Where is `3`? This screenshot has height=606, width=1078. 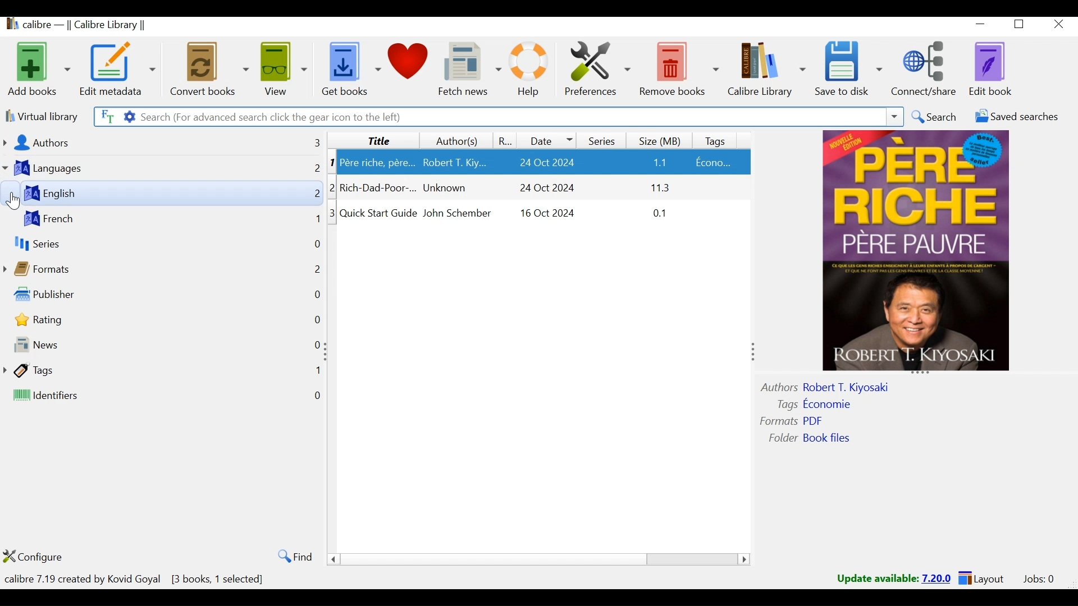 3 is located at coordinates (331, 213).